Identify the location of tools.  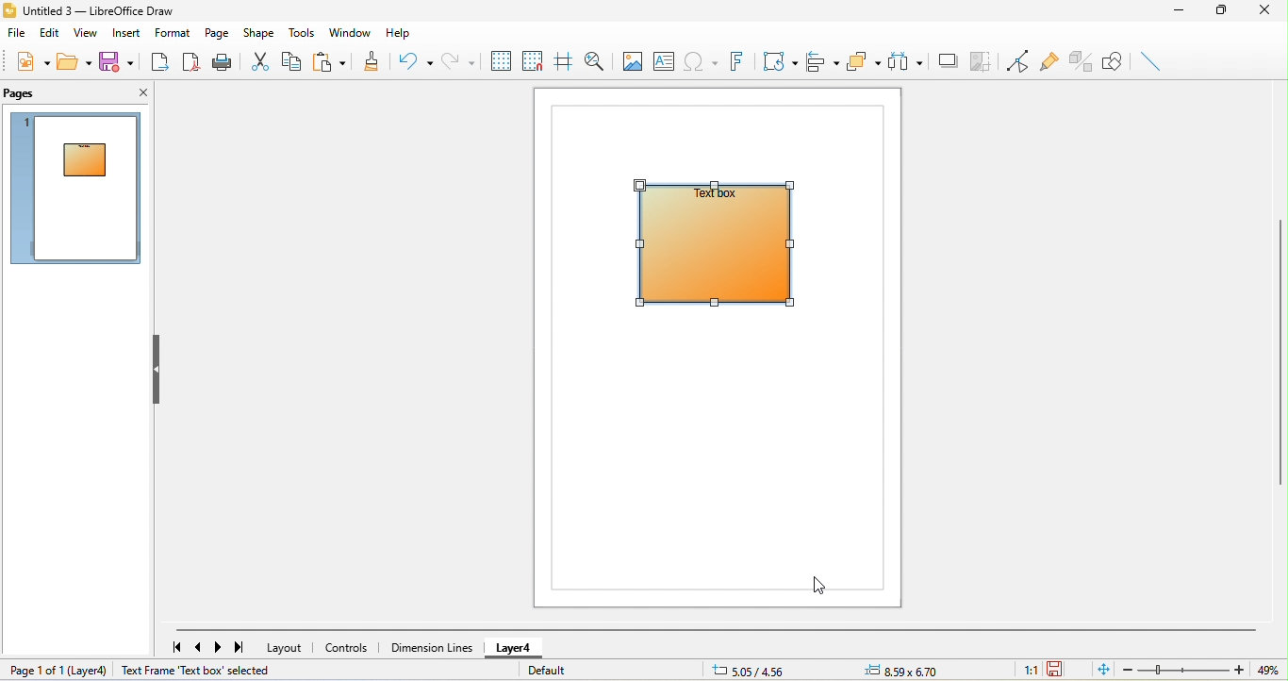
(305, 34).